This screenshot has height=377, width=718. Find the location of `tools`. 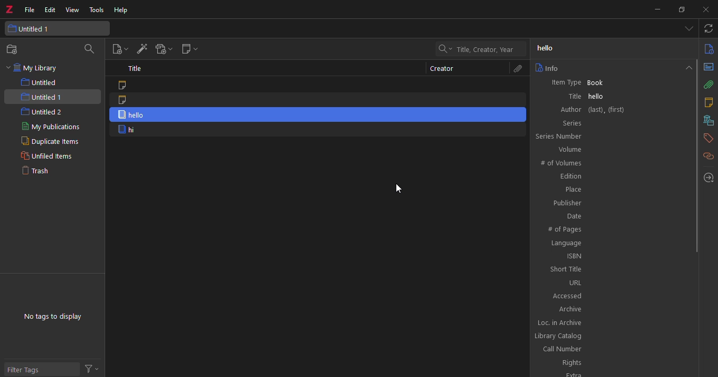

tools is located at coordinates (98, 11).